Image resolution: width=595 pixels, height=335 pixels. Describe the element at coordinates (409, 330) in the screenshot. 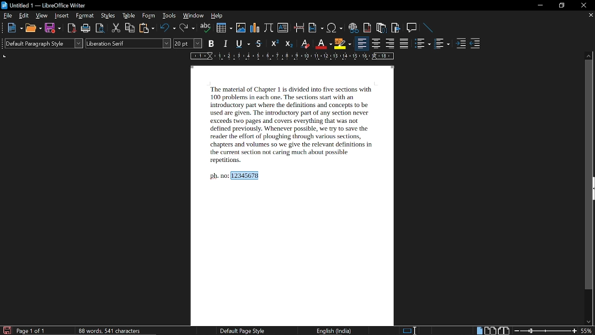

I see `standard selection` at that location.